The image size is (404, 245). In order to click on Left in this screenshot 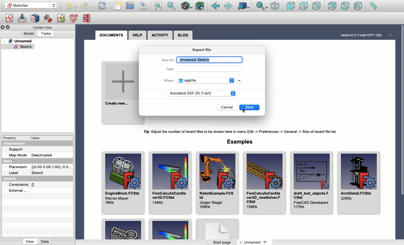, I will do `click(359, 7)`.